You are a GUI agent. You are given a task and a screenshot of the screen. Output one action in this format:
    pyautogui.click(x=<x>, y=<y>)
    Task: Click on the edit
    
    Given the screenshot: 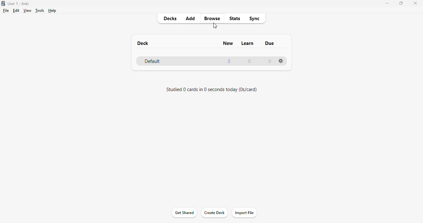 What is the action you would take?
    pyautogui.click(x=16, y=11)
    